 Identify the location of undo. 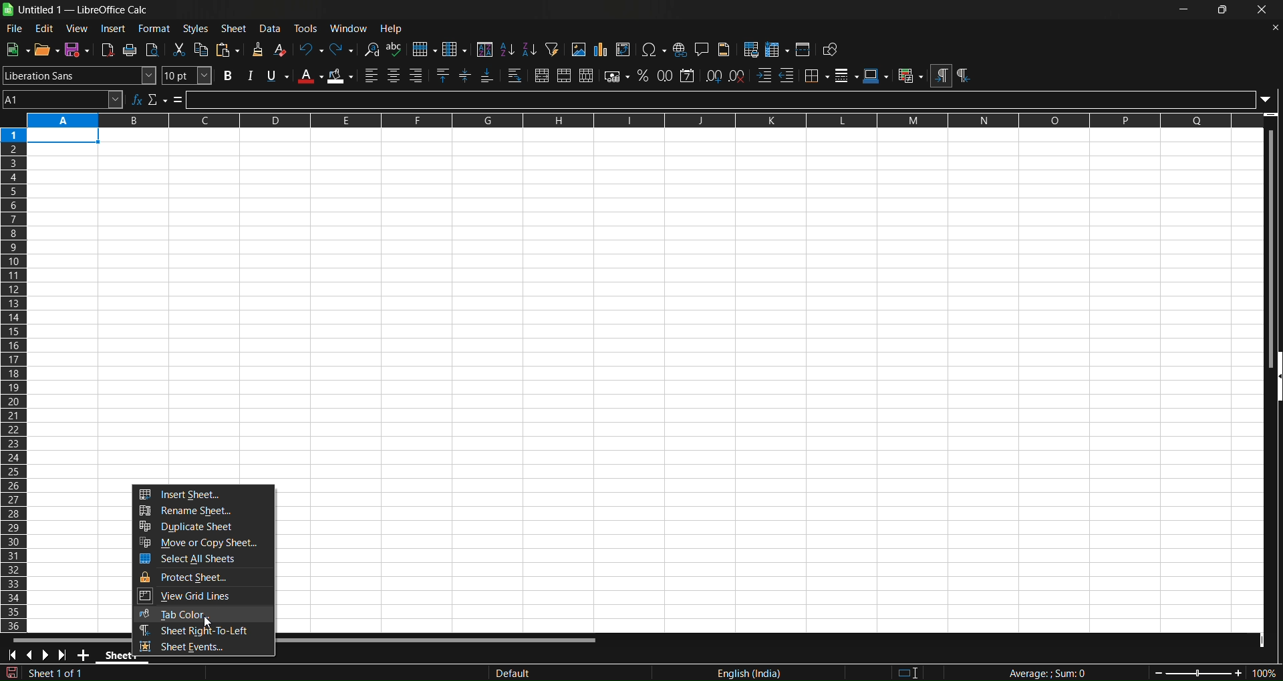
(310, 49).